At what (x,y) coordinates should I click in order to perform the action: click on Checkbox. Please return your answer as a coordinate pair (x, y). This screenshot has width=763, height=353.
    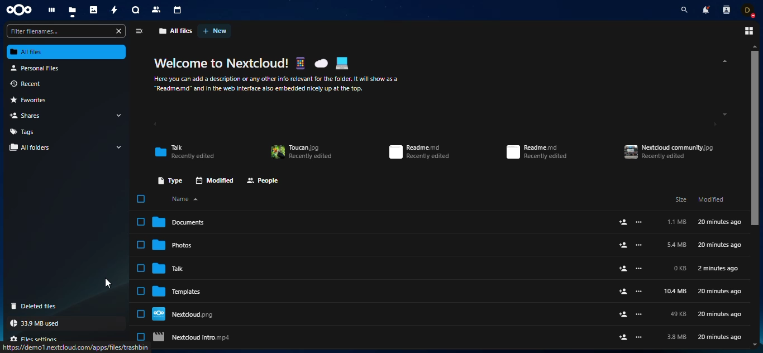
    Looking at the image, I should click on (139, 291).